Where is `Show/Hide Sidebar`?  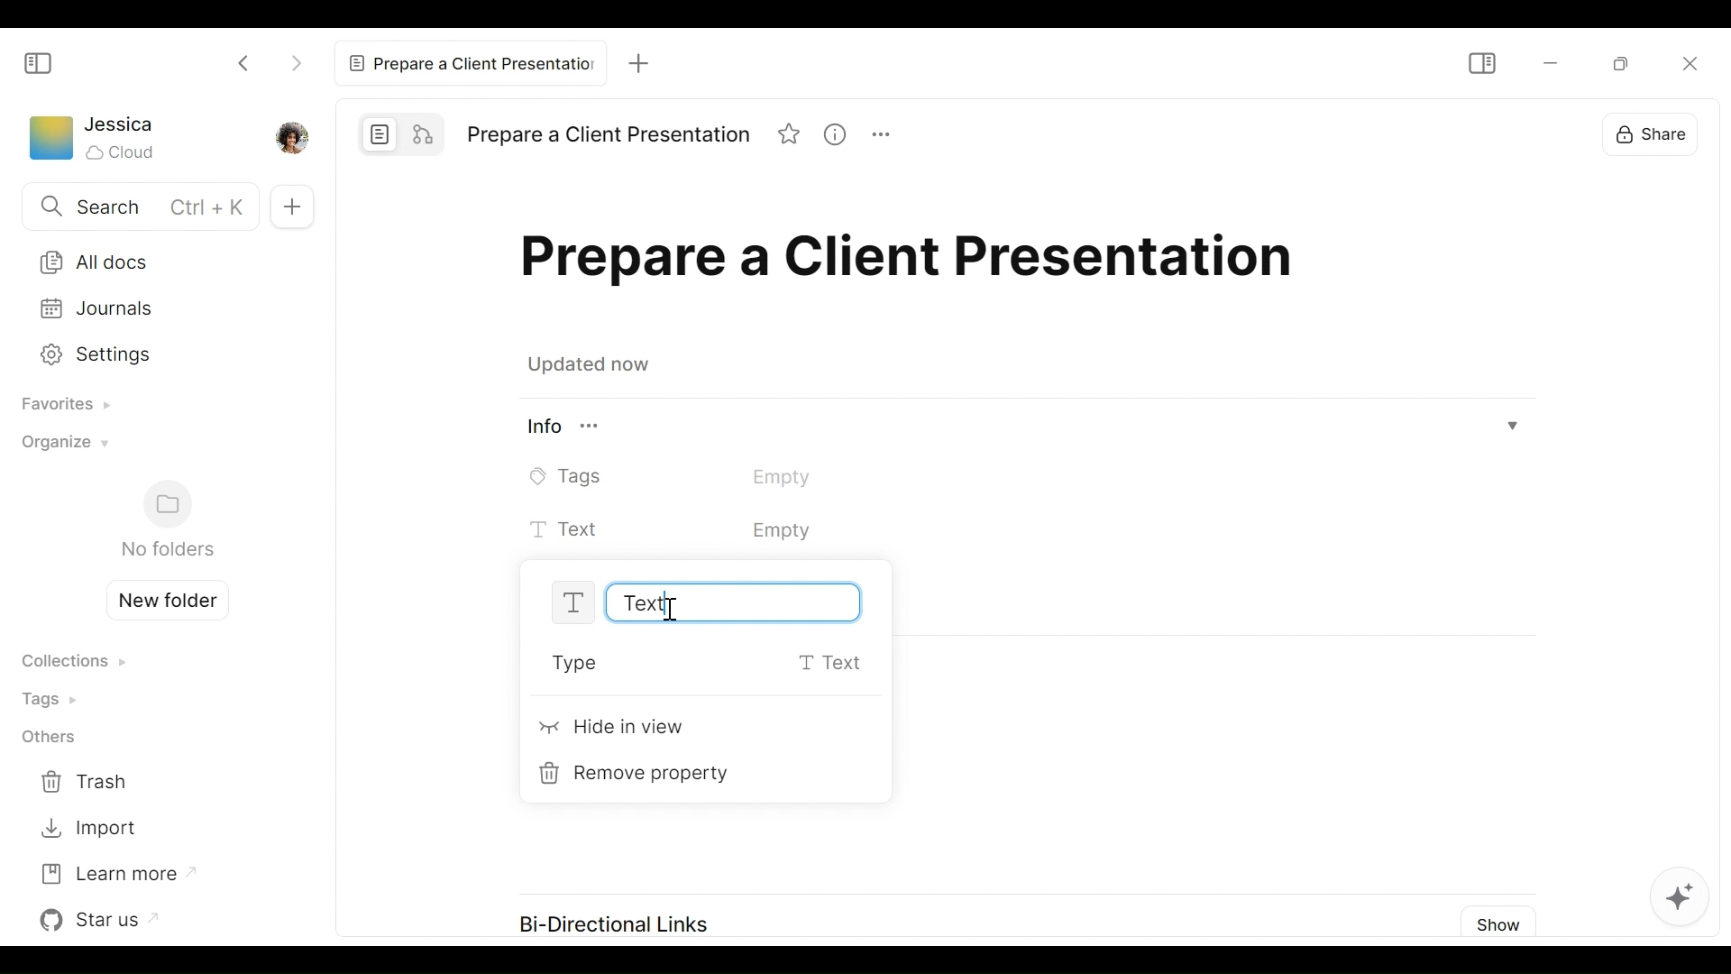
Show/Hide Sidebar is located at coordinates (1487, 60).